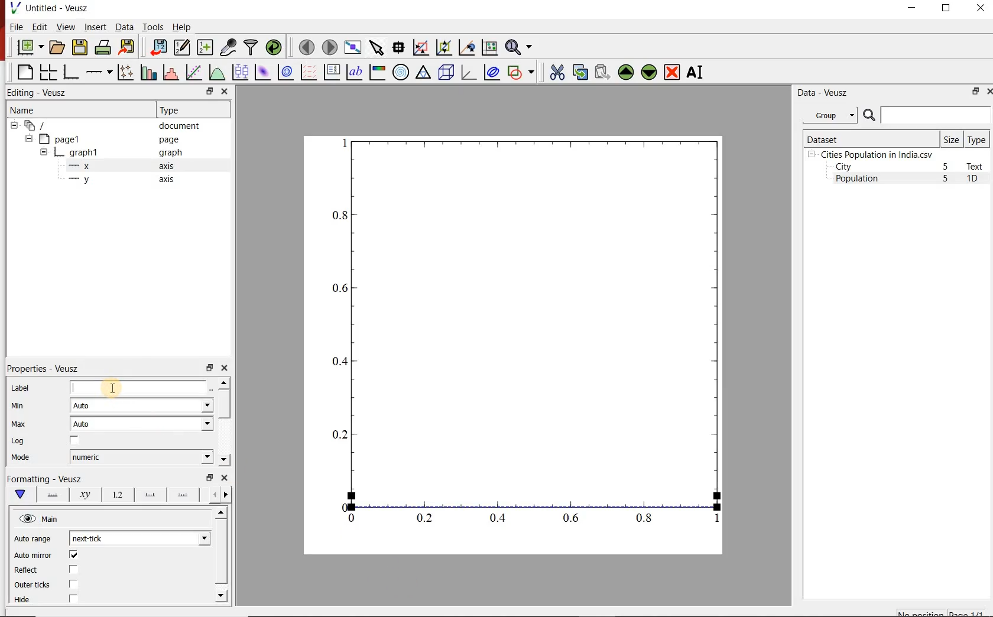  I want to click on histogram of a dataset, so click(169, 72).